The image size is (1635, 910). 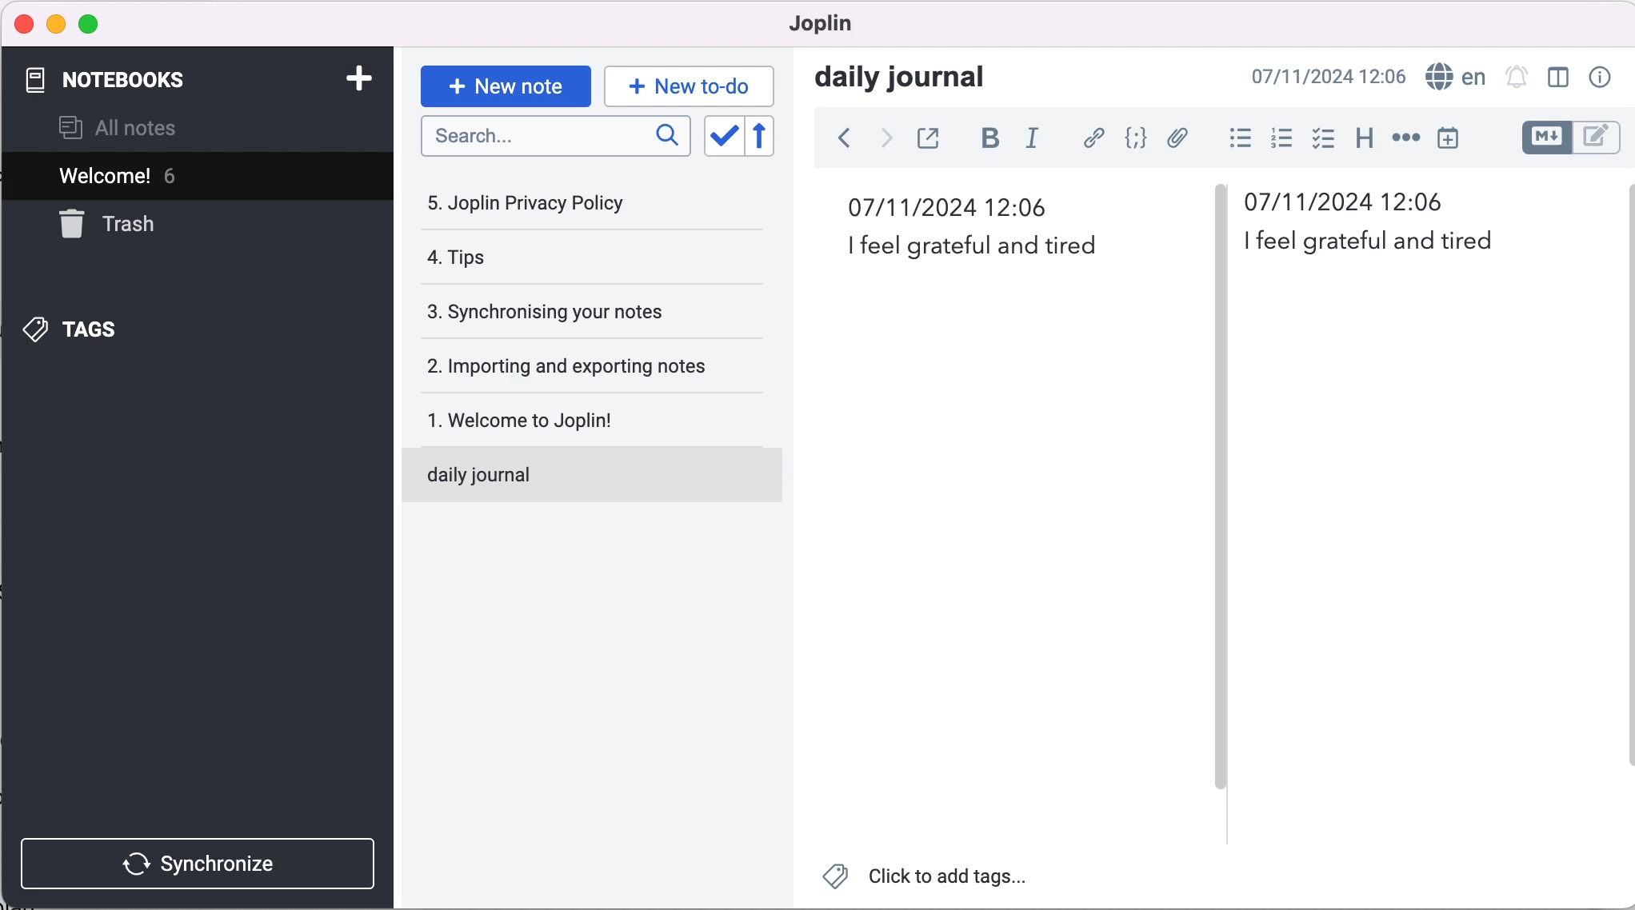 I want to click on time and date, so click(x=1329, y=78).